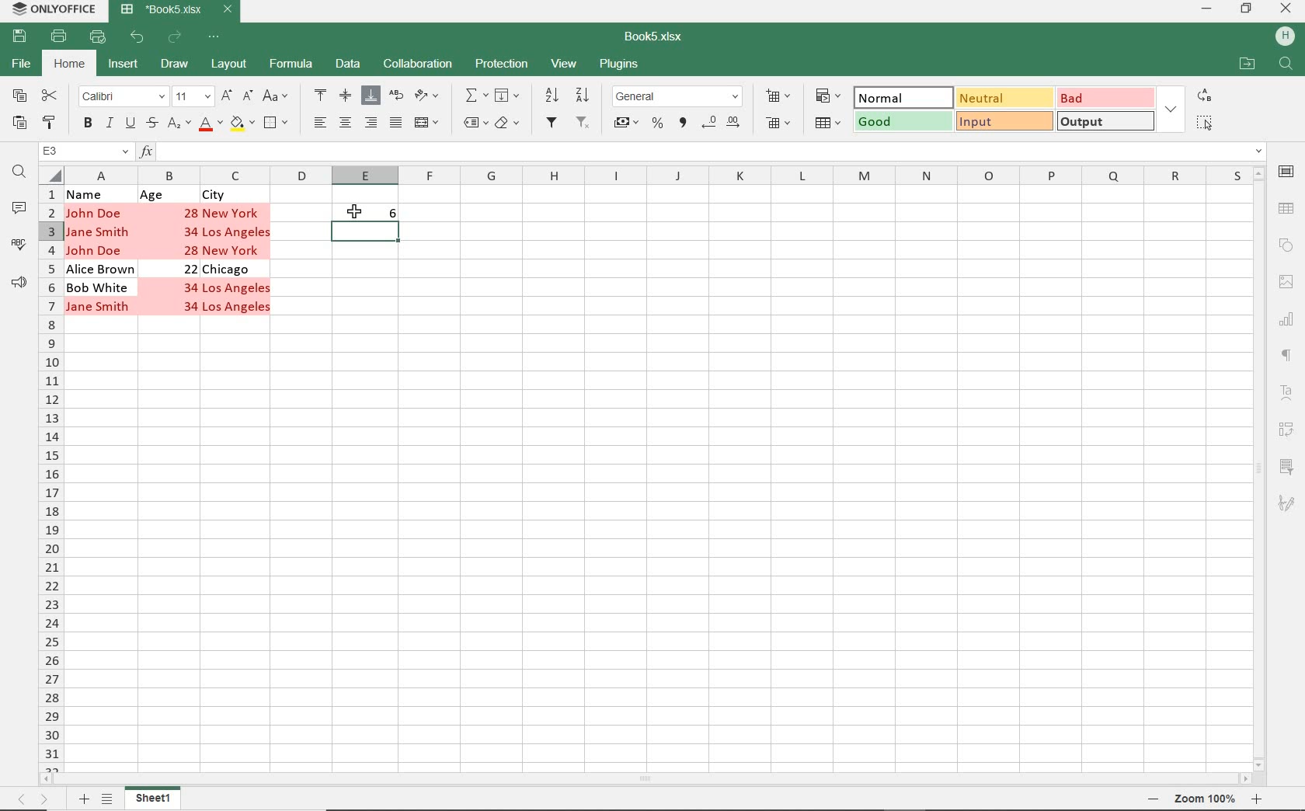  Describe the element at coordinates (24, 65) in the screenshot. I see `FILE` at that location.